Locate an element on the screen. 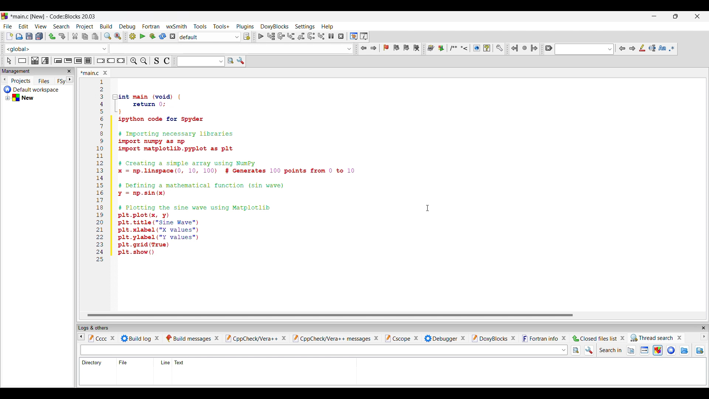 The image size is (709, 399). Help menu is located at coordinates (328, 27).